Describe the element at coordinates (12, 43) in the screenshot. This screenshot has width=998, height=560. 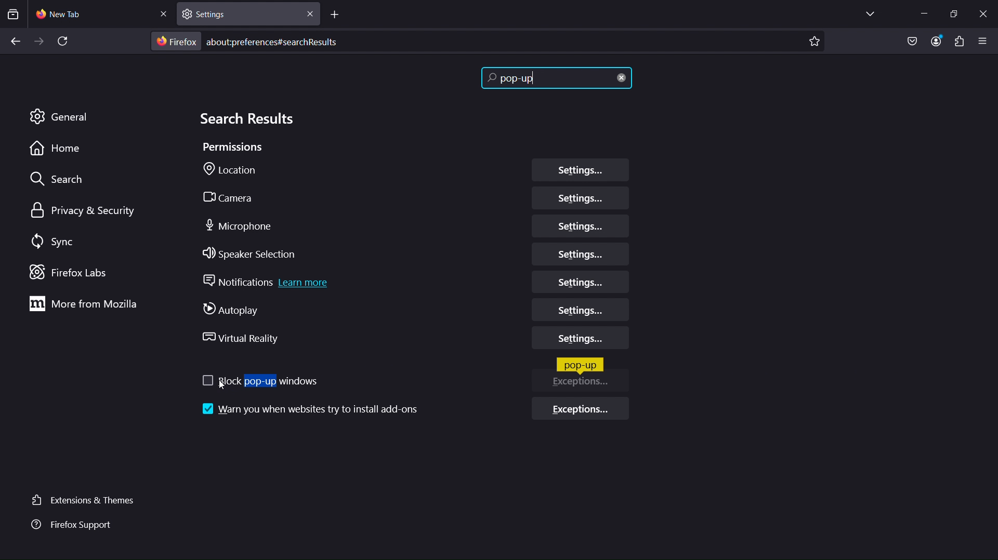
I see `Back` at that location.